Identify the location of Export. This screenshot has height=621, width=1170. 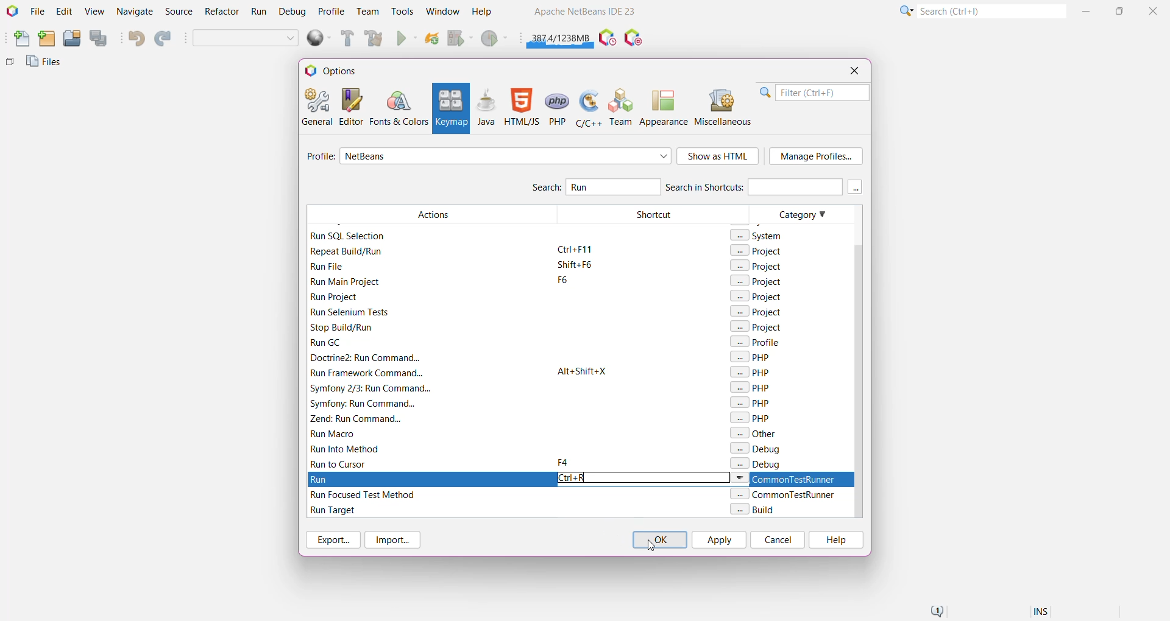
(331, 539).